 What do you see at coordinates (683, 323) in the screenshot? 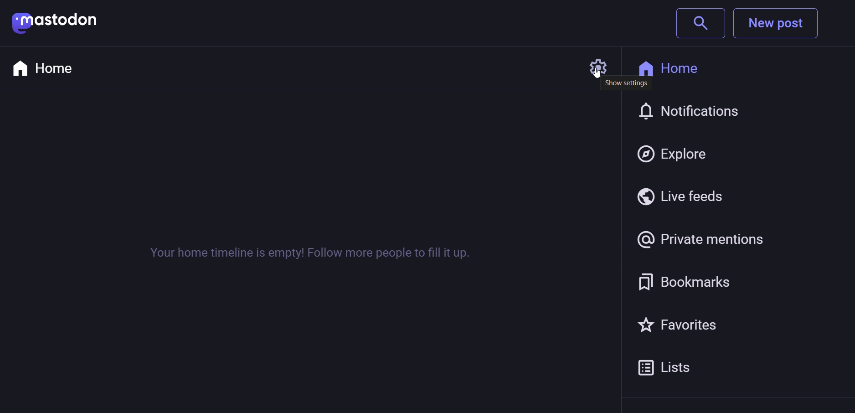
I see `favorite` at bounding box center [683, 323].